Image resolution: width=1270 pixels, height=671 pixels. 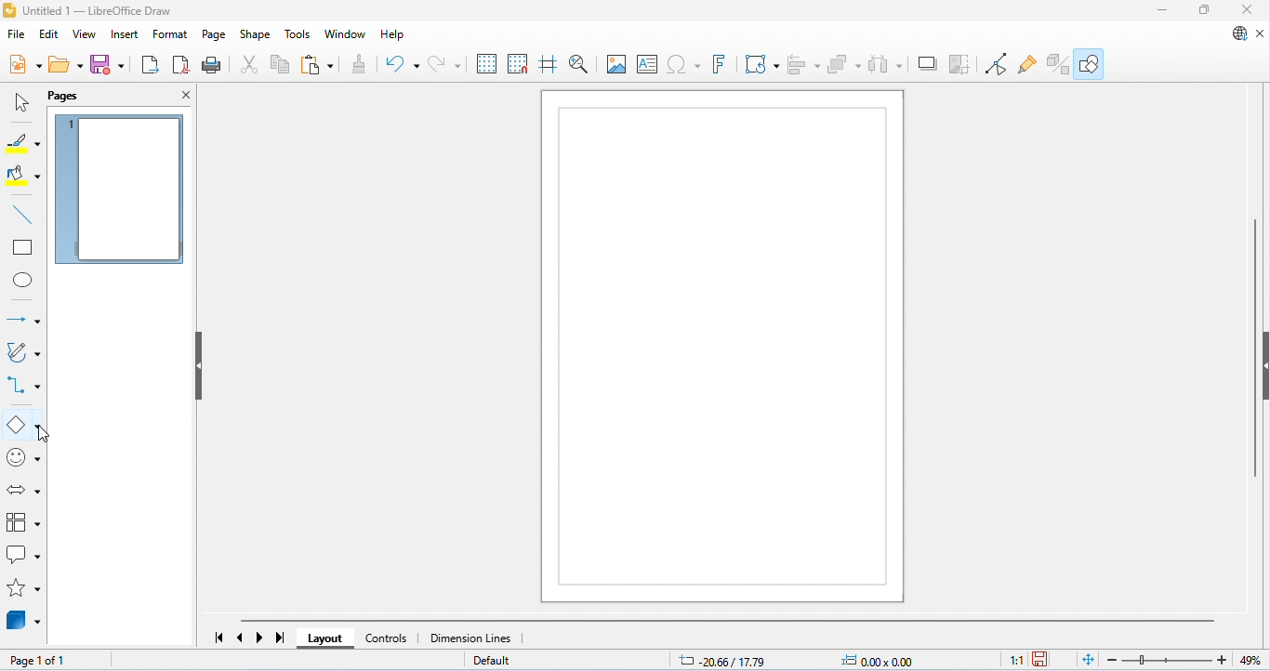 I want to click on 3D objects, so click(x=24, y=618).